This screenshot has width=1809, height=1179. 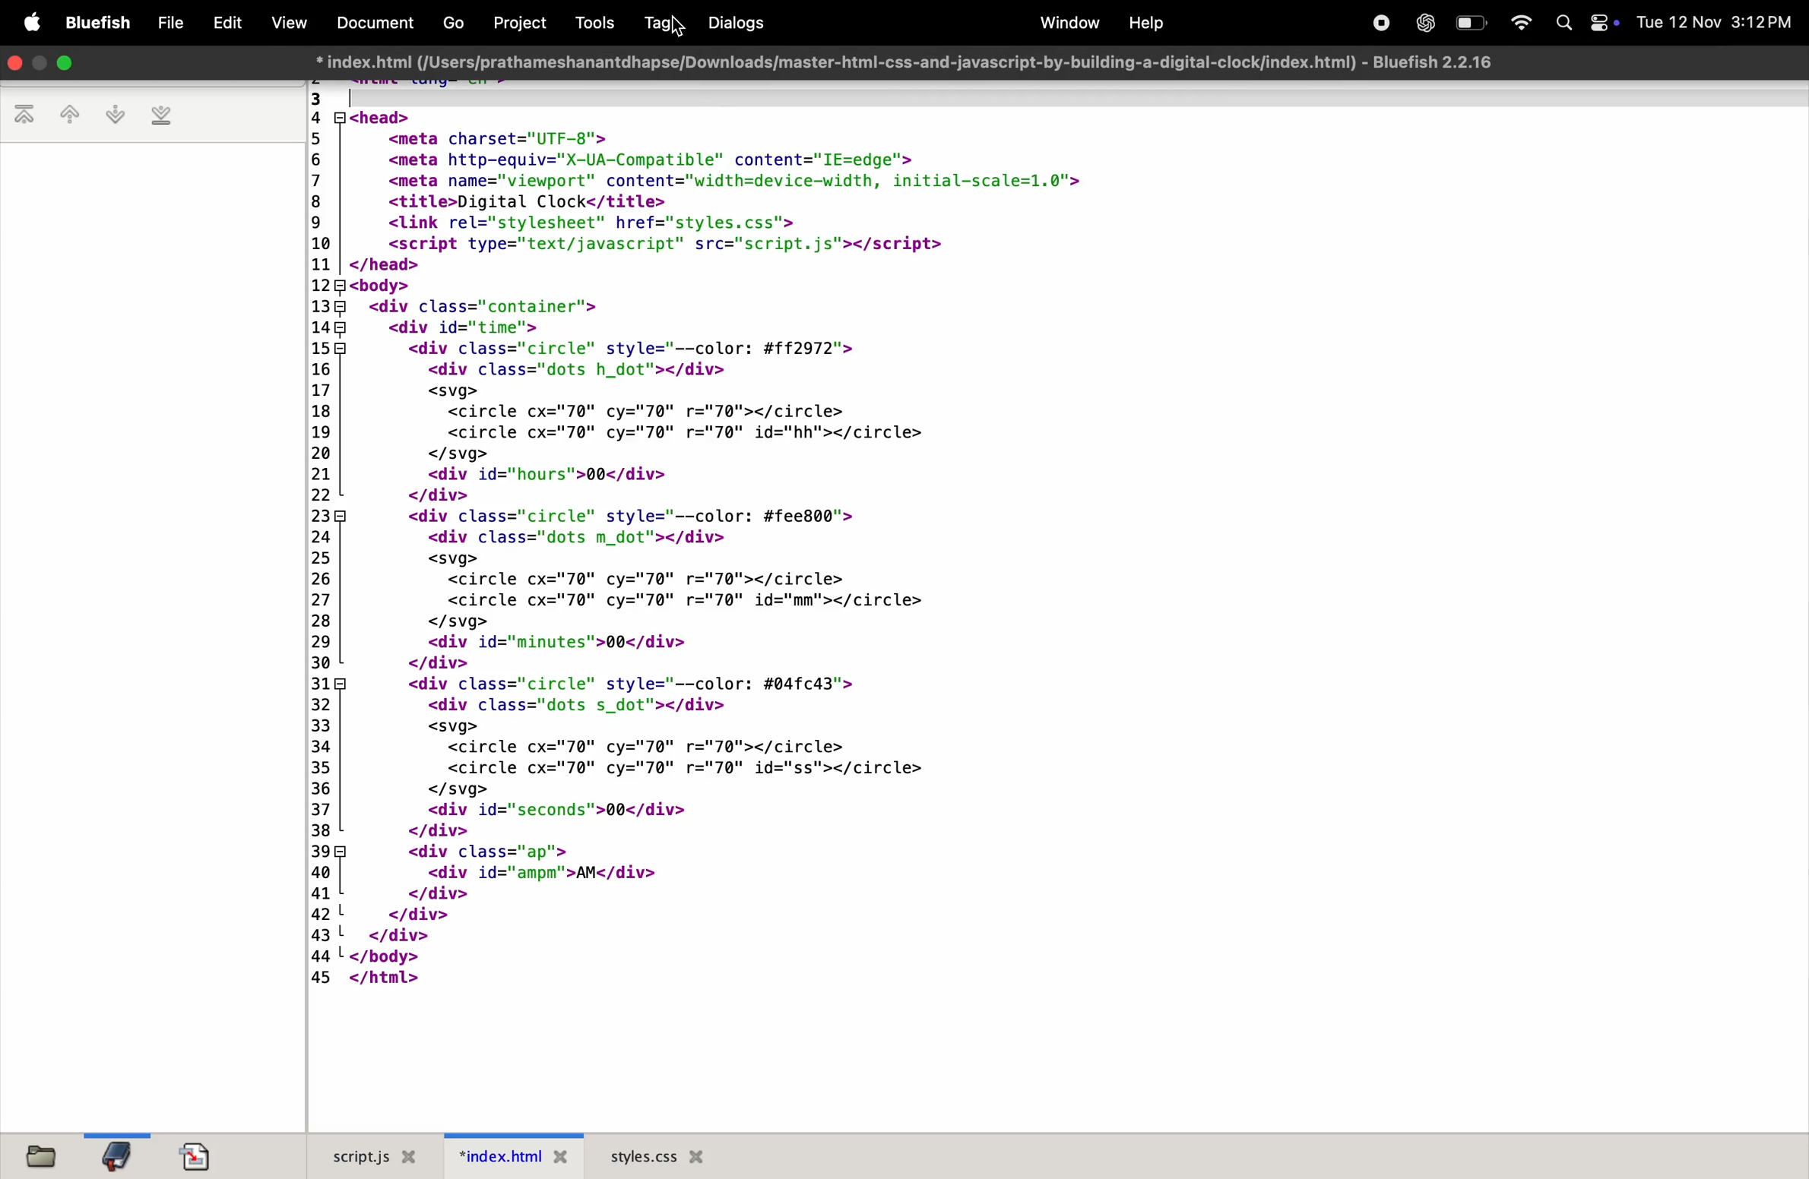 I want to click on tools, so click(x=589, y=22).